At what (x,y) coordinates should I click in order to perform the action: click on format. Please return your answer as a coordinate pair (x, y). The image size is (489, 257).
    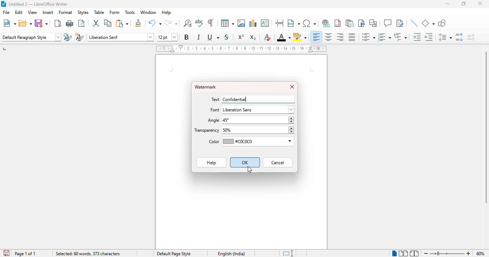
    Looking at the image, I should click on (66, 12).